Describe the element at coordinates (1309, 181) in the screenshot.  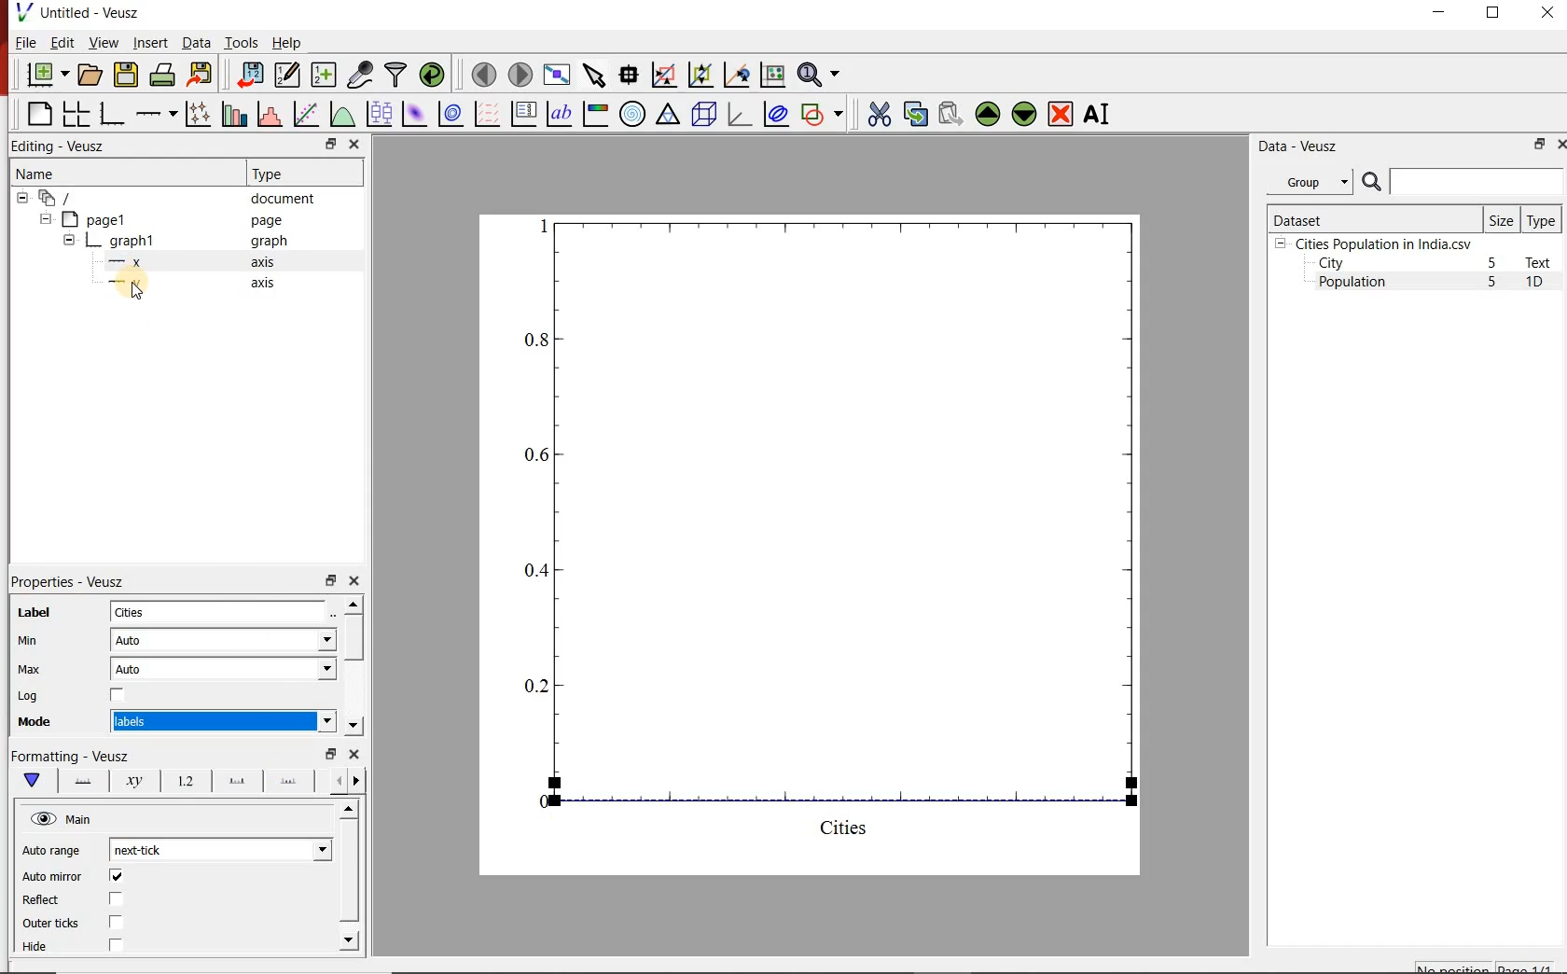
I see `Group datasets with property given` at that location.